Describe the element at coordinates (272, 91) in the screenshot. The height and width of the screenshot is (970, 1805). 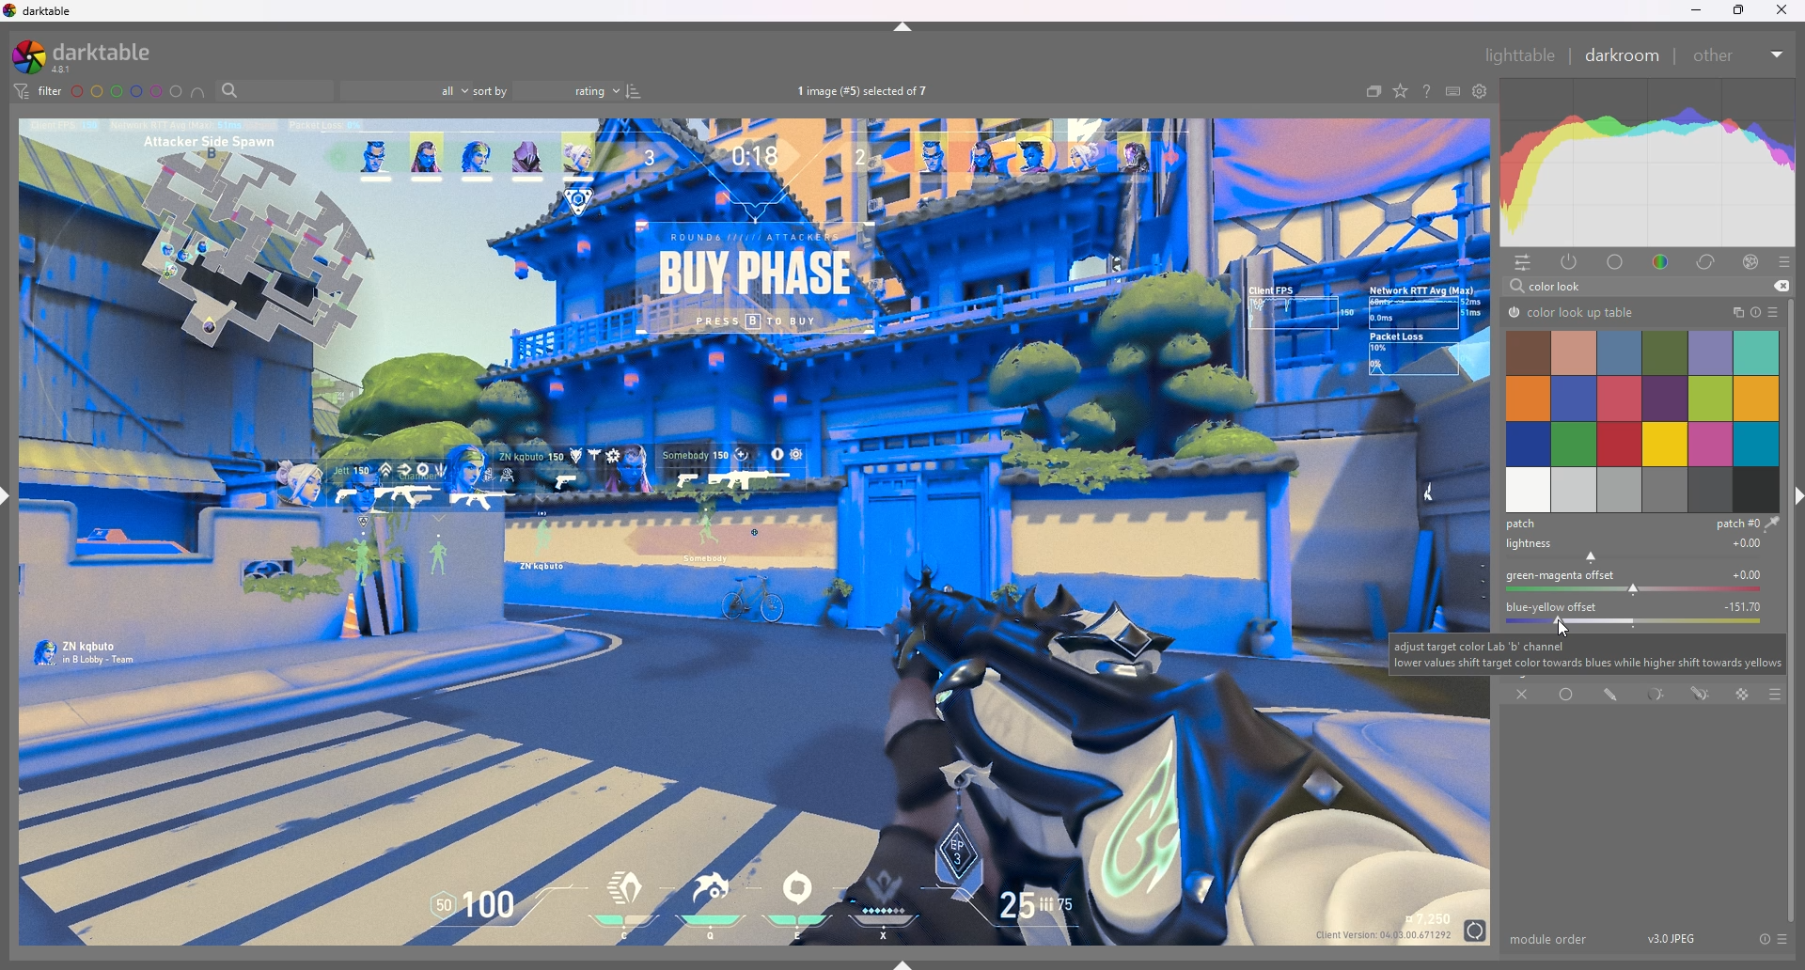
I see `search bar` at that location.